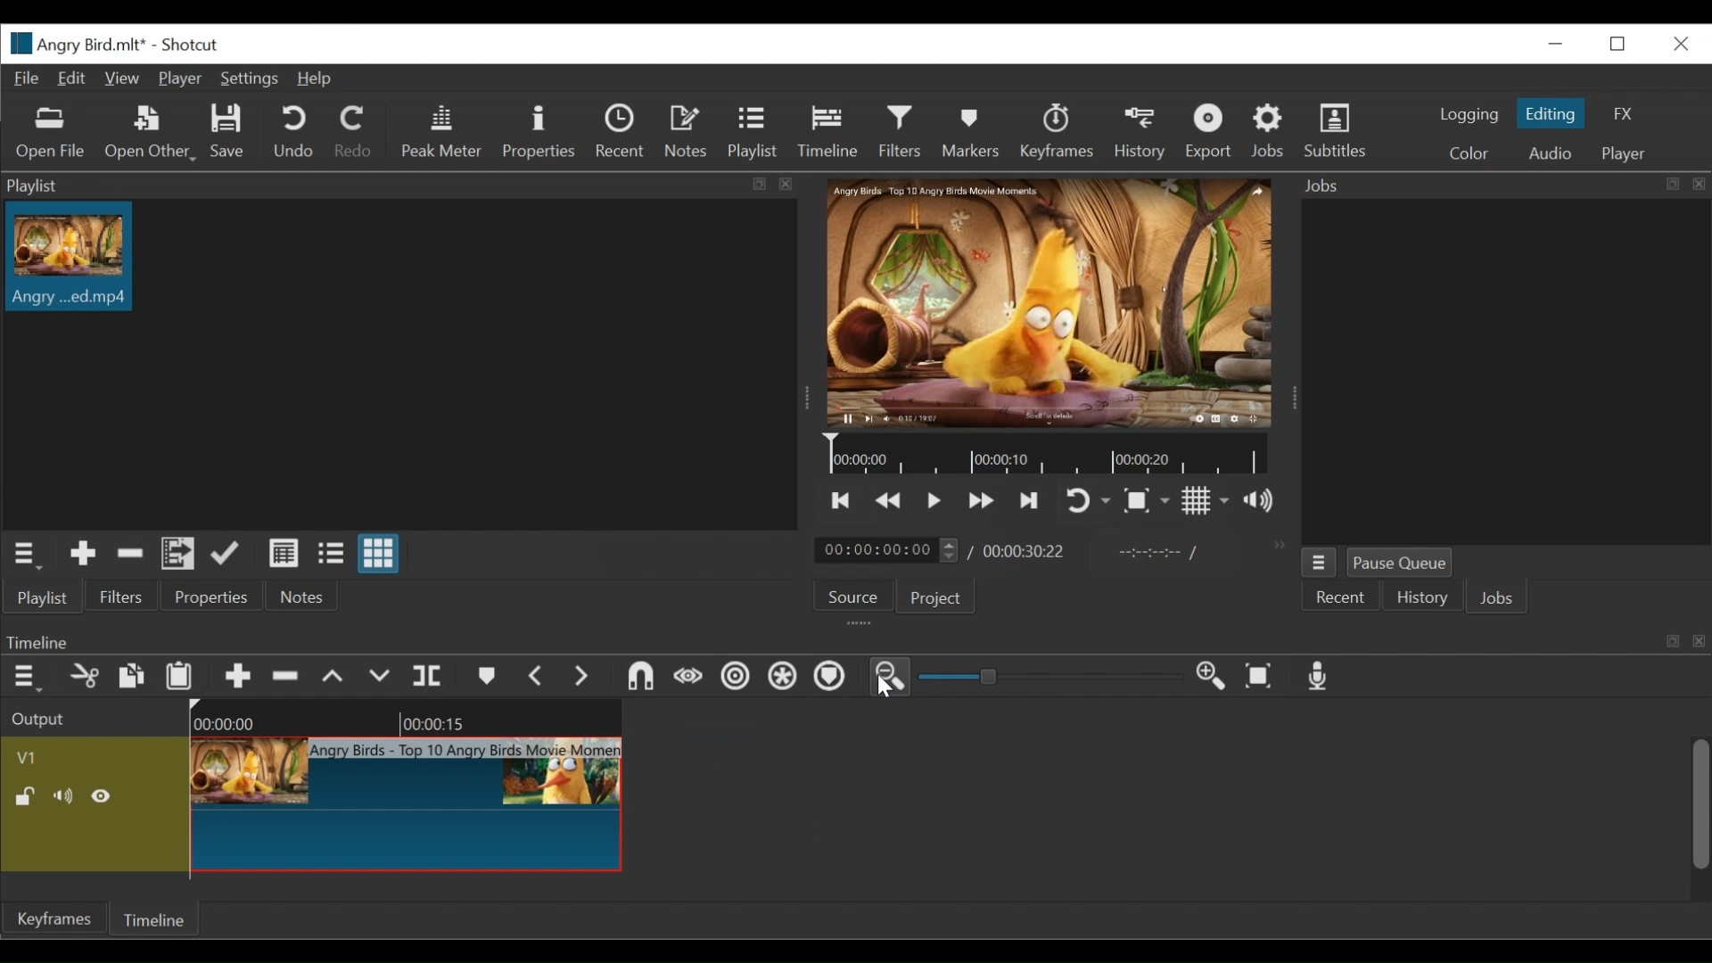 The image size is (1712, 963). What do you see at coordinates (442, 133) in the screenshot?
I see `Peak Meter` at bounding box center [442, 133].